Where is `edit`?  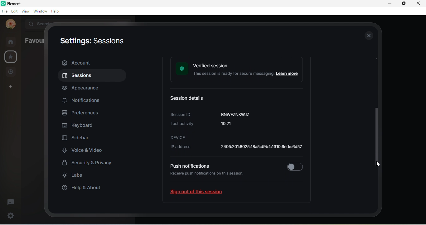
edit is located at coordinates (15, 11).